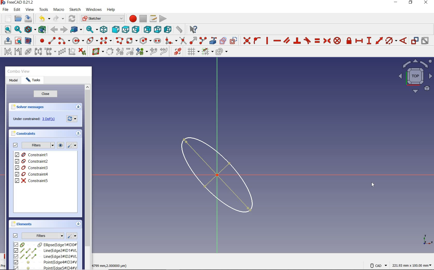  I want to click on activate/deactivate constraint, so click(425, 41).